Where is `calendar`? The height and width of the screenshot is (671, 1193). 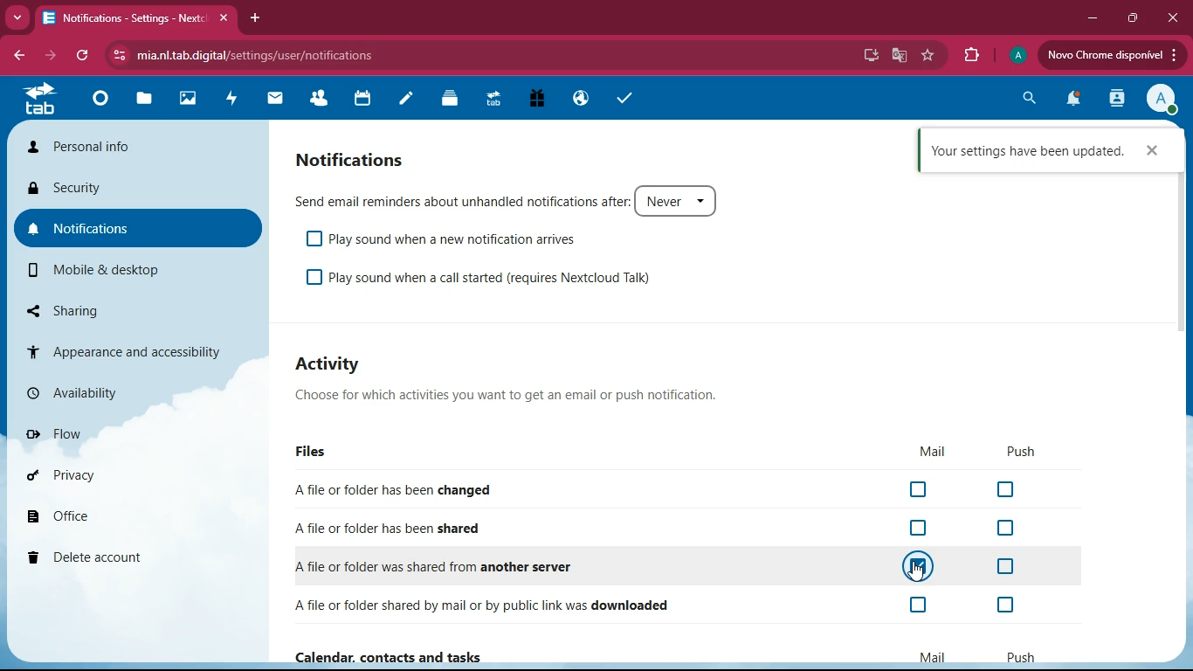
calendar is located at coordinates (357, 100).